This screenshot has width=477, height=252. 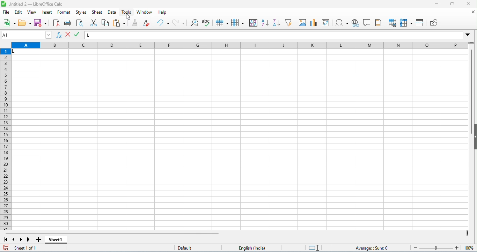 I want to click on filter, so click(x=289, y=22).